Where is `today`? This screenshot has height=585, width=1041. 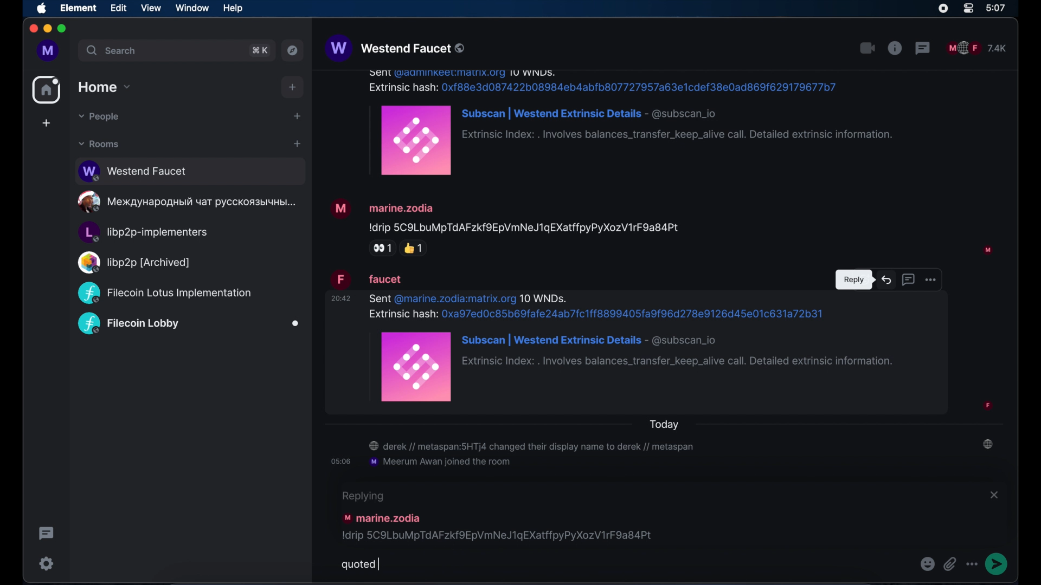
today is located at coordinates (666, 424).